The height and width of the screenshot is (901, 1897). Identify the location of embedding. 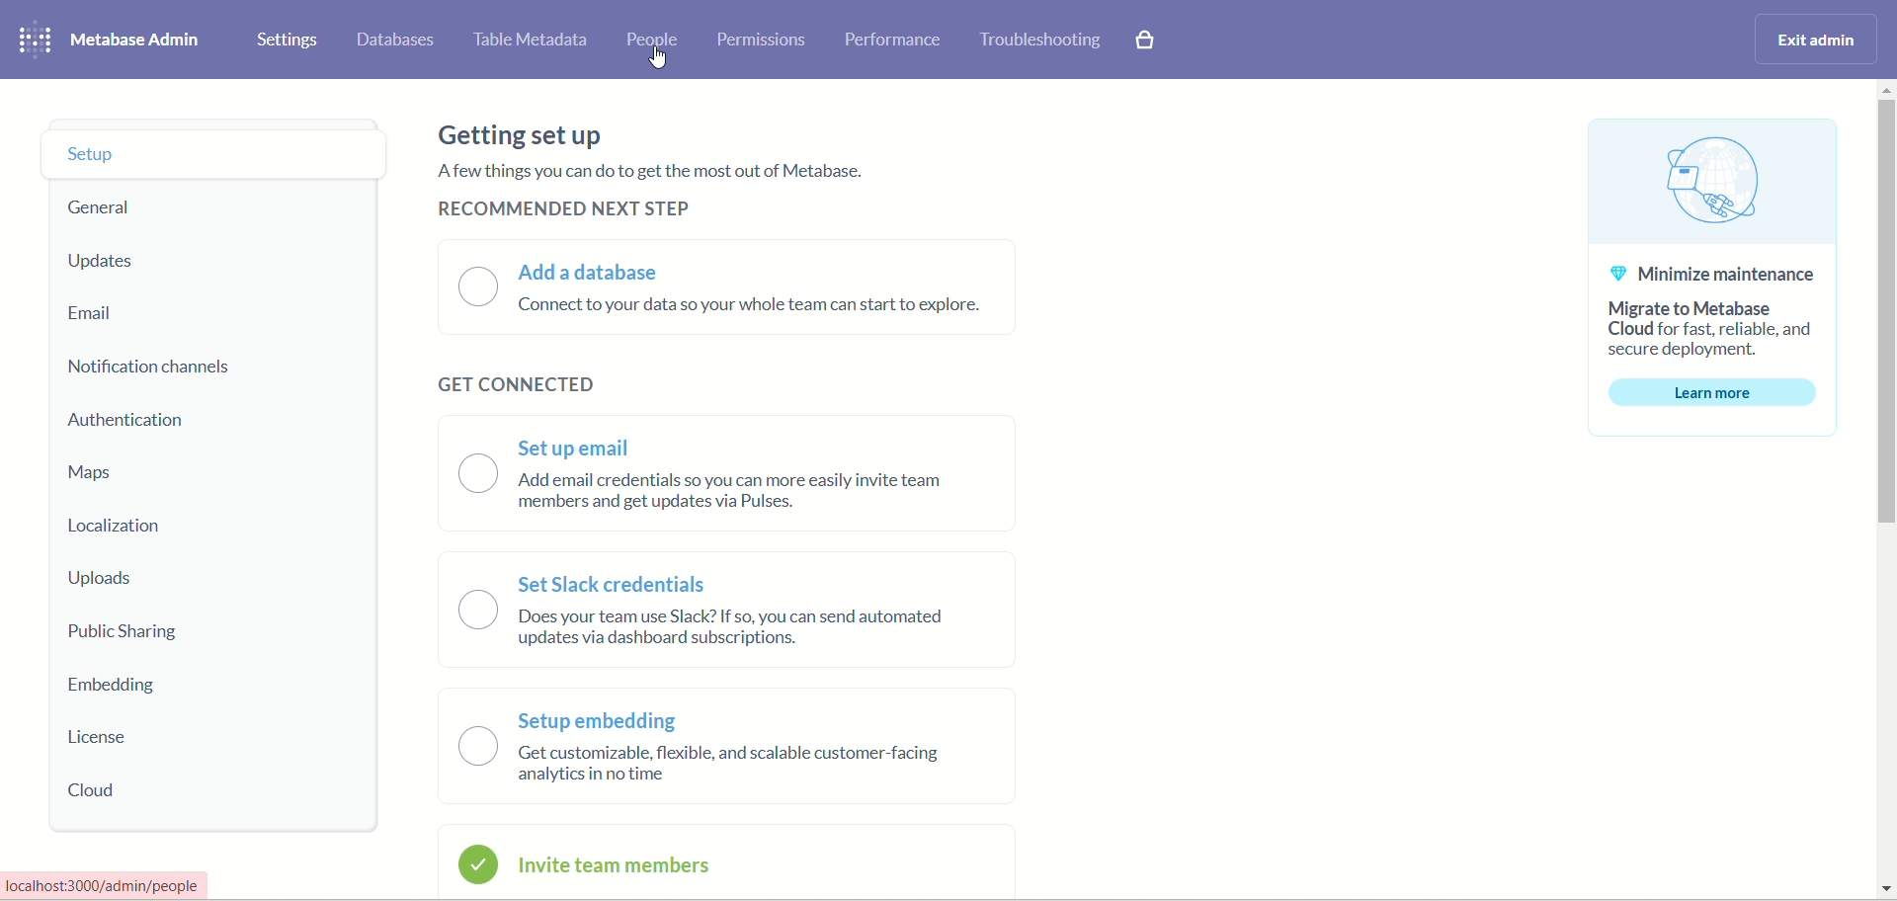
(106, 692).